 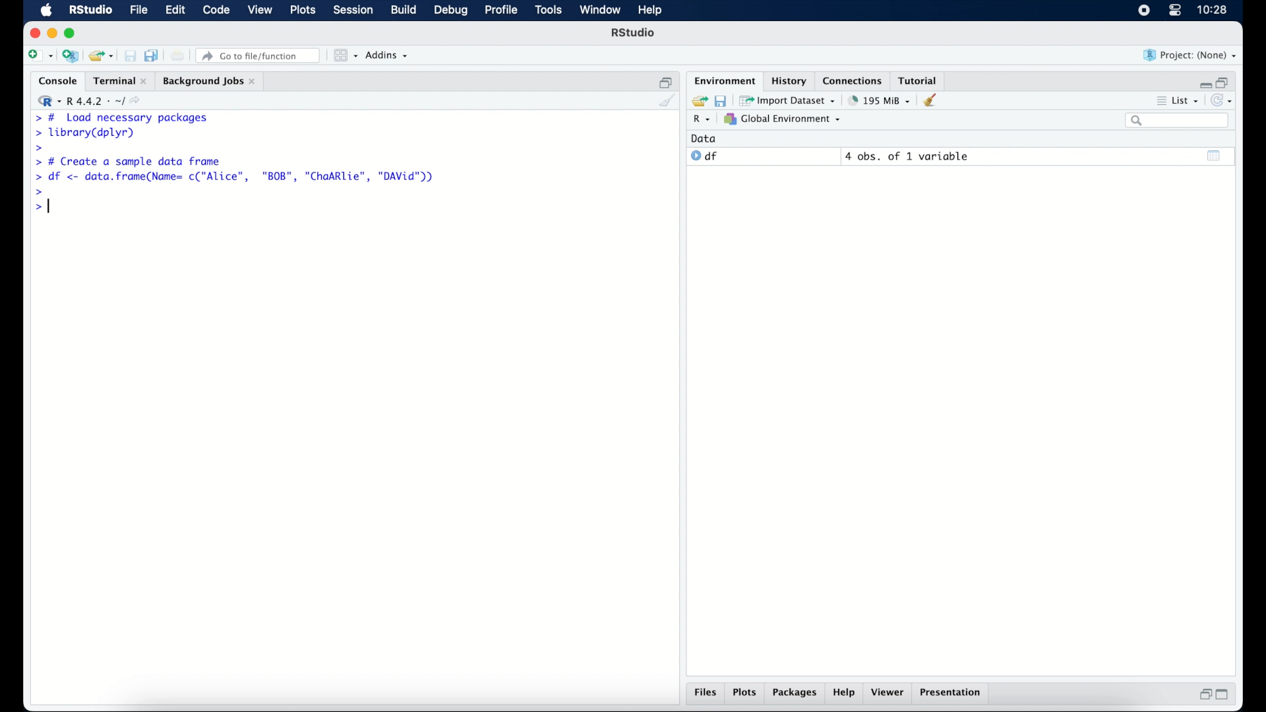 What do you see at coordinates (720, 100) in the screenshot?
I see `save` at bounding box center [720, 100].